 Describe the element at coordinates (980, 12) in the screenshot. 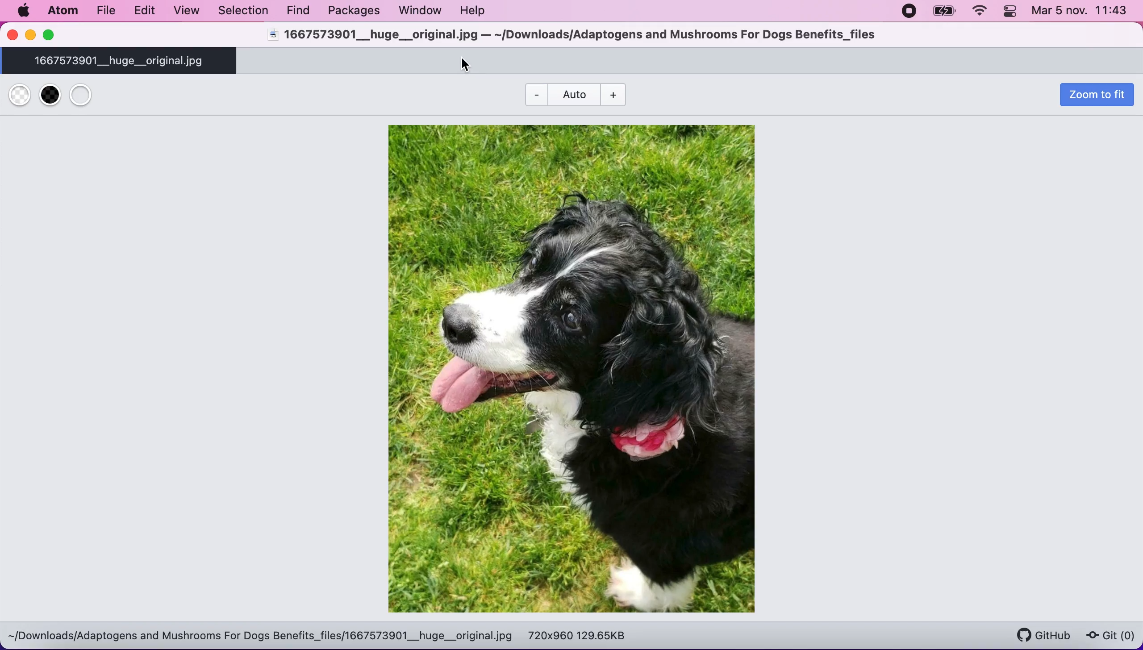

I see `wifi` at that location.